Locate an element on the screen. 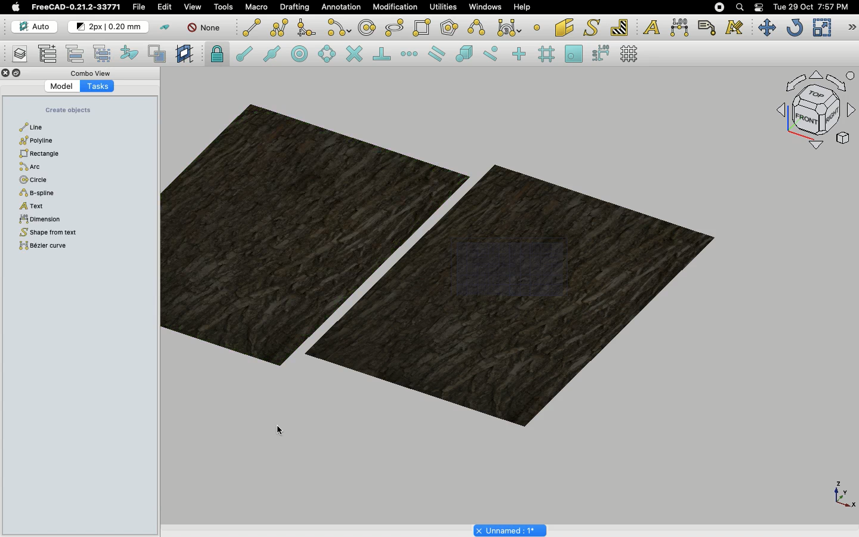 This screenshot has height=537, width=859. Arc is located at coordinates (42, 166).